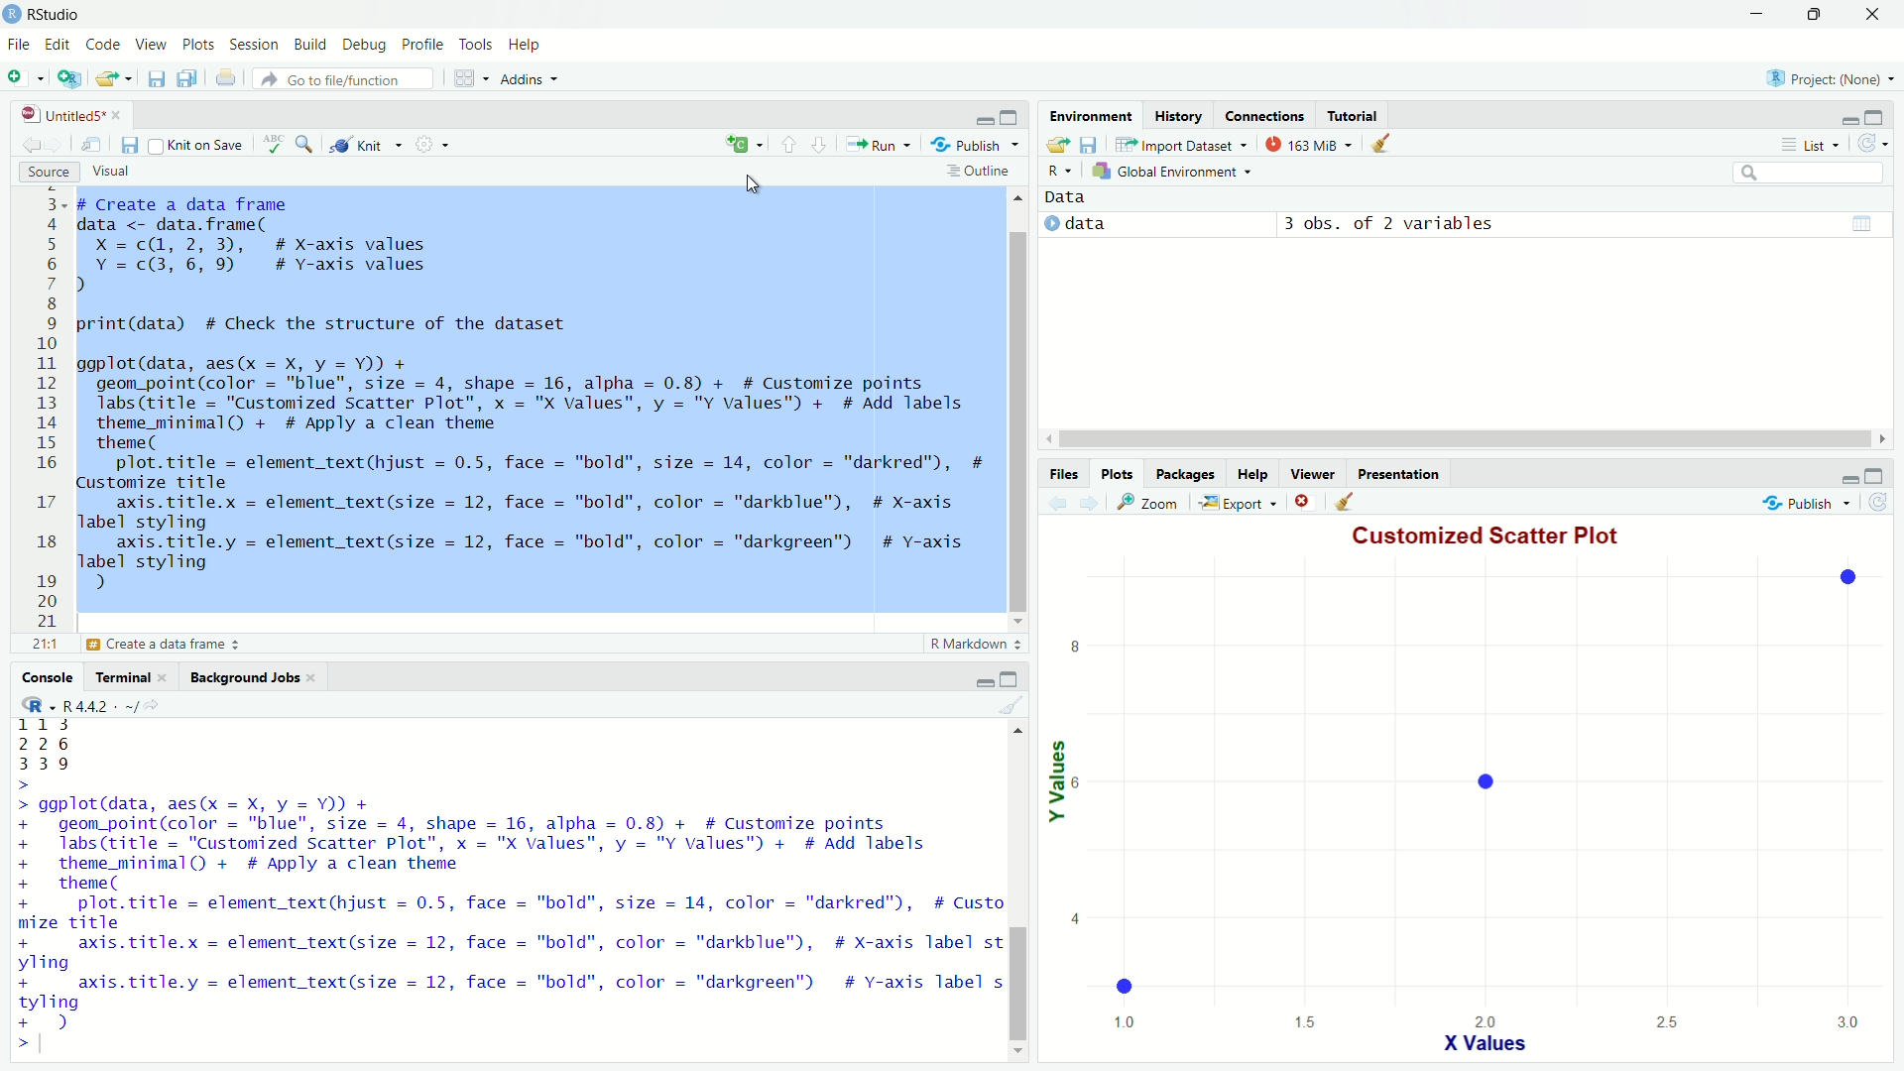 The width and height of the screenshot is (1904, 1071). Describe the element at coordinates (1071, 475) in the screenshot. I see `Files` at that location.